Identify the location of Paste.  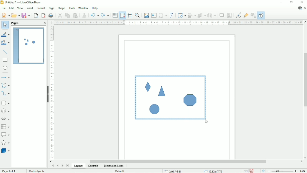
(75, 15).